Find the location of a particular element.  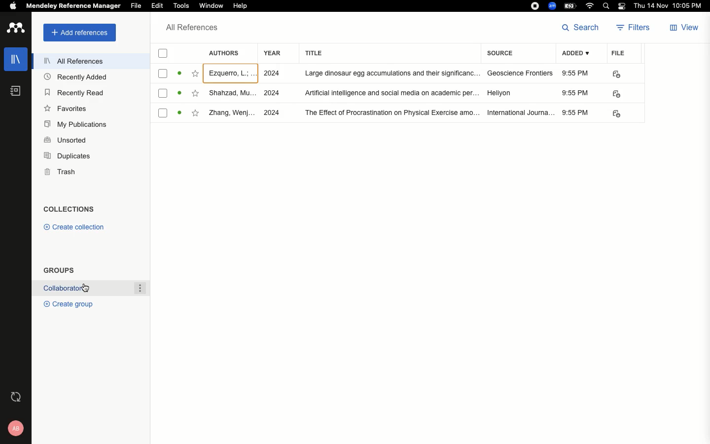

2024 is located at coordinates (274, 73).